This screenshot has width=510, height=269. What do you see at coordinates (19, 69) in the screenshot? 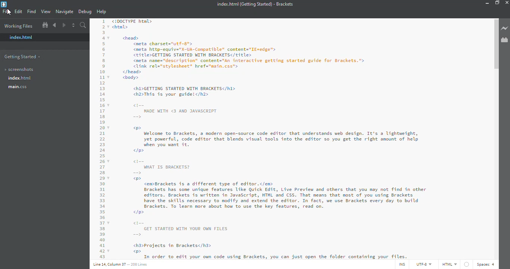
I see `screenshots` at bounding box center [19, 69].